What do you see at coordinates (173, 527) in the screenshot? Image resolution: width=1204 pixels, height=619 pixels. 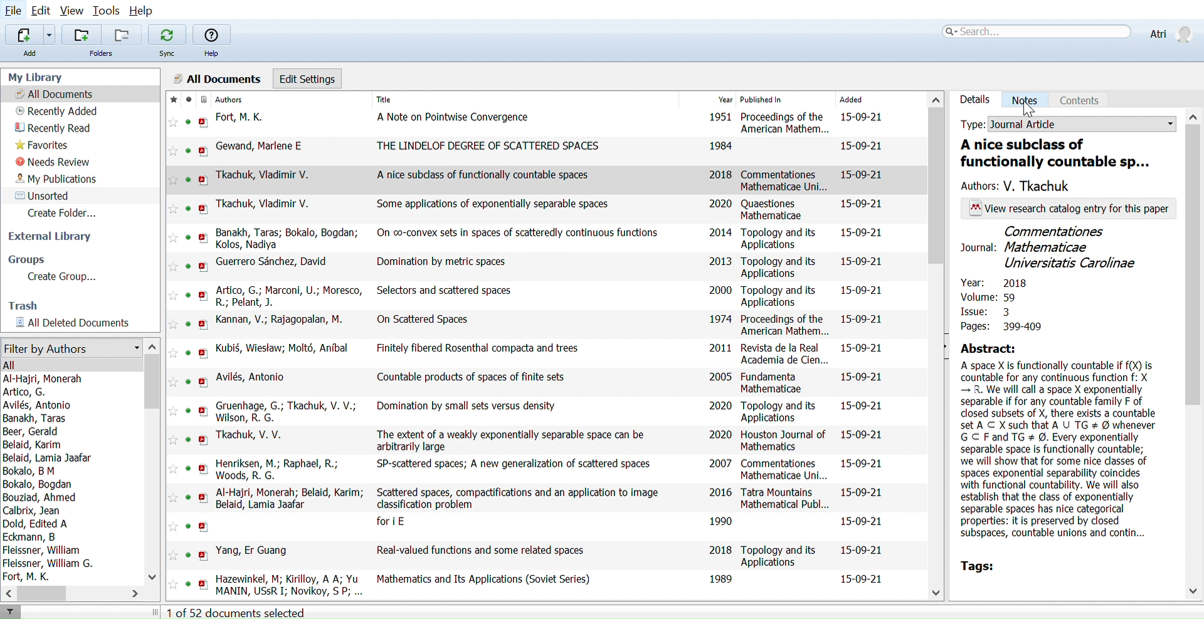 I see `Add this reference to favorites` at bounding box center [173, 527].